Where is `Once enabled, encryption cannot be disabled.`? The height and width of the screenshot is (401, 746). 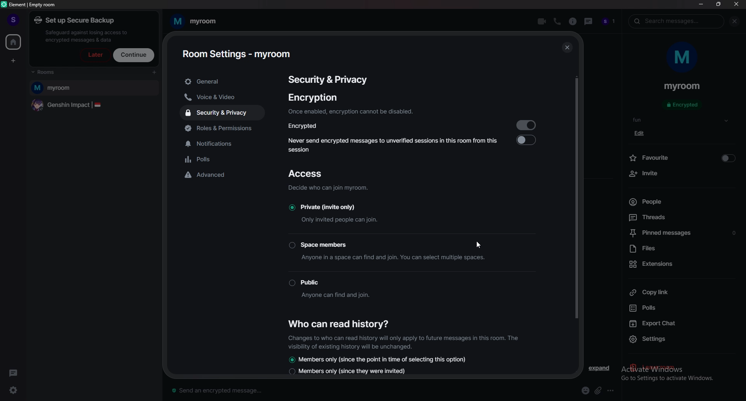 Once enabled, encryption cannot be disabled. is located at coordinates (351, 111).